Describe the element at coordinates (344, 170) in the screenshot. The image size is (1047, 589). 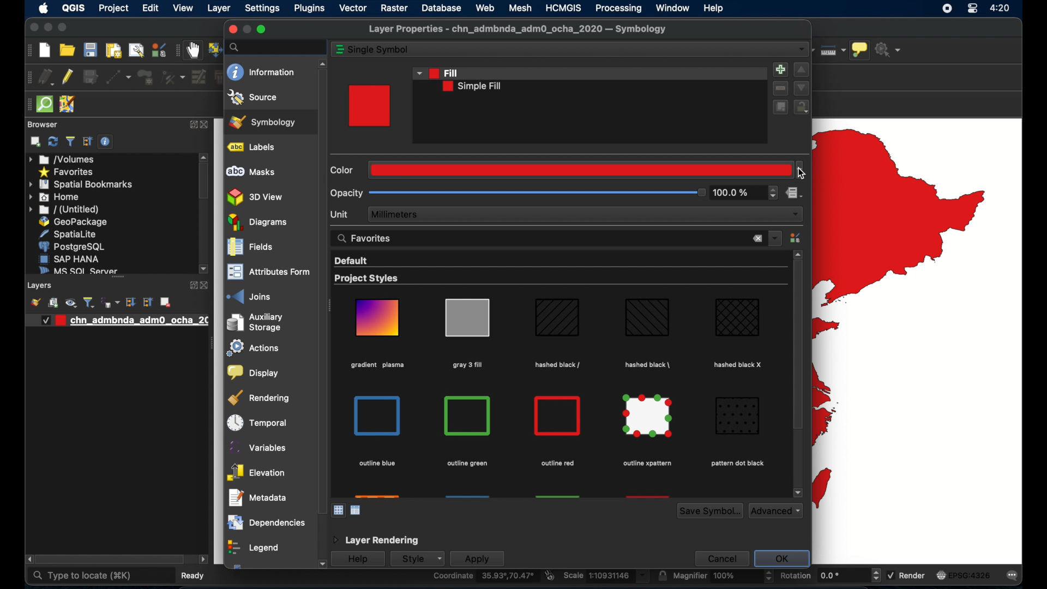
I see `color` at that location.